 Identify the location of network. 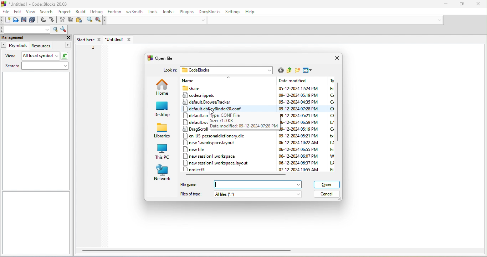
(163, 172).